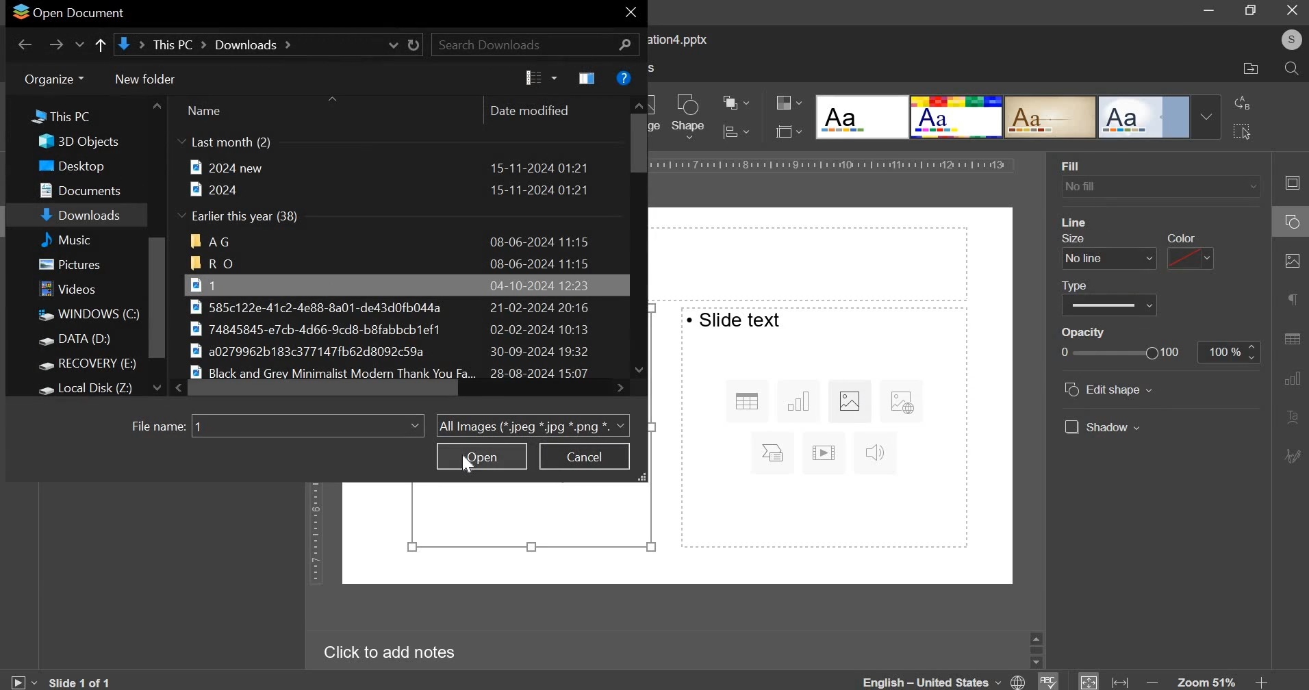 This screenshot has width=1309, height=690. Describe the element at coordinates (636, 235) in the screenshot. I see `vertical slider` at that location.